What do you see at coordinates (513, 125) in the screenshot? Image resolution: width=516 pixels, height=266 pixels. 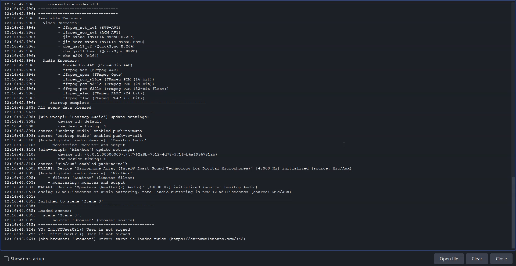 I see `Vertical scrollbar` at bounding box center [513, 125].